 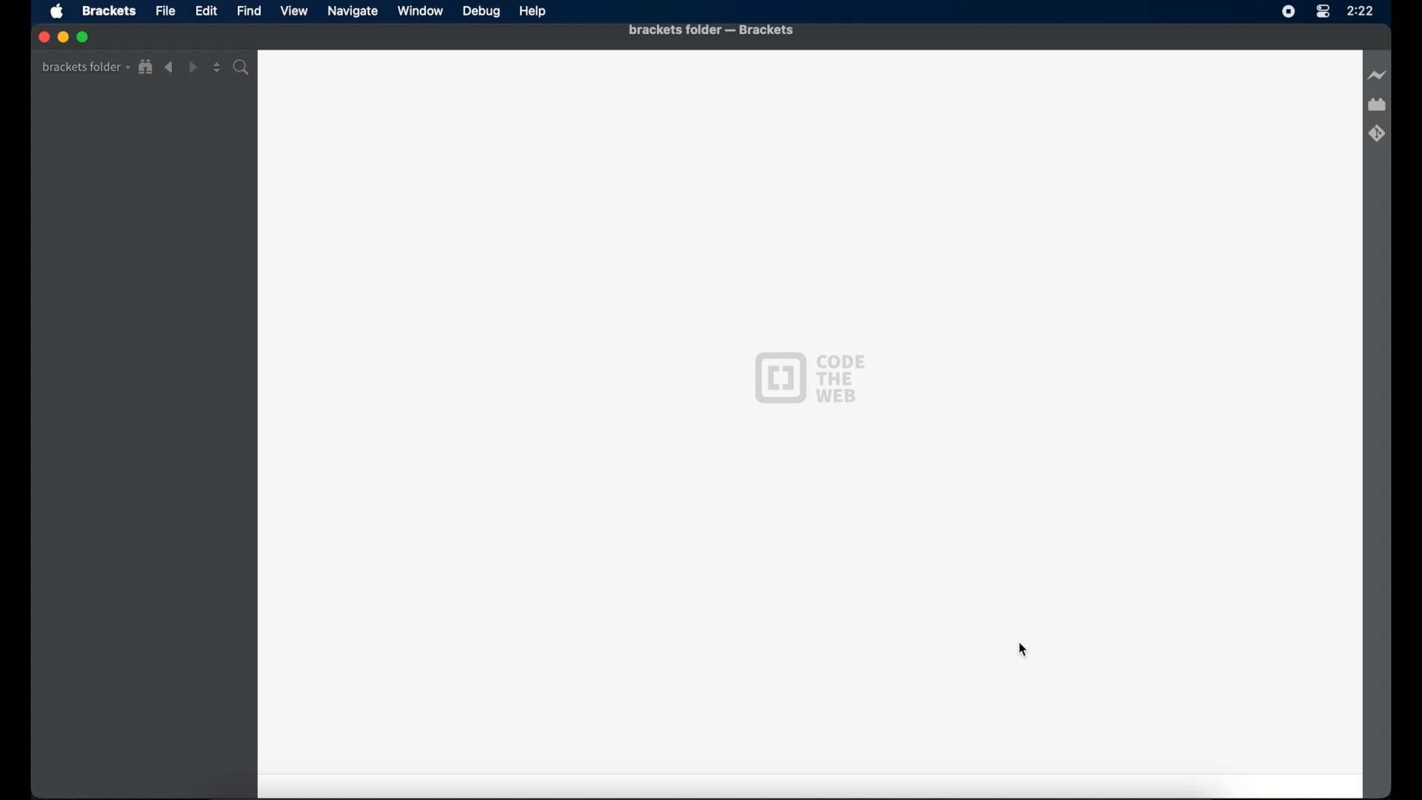 I want to click on file, so click(x=166, y=10).